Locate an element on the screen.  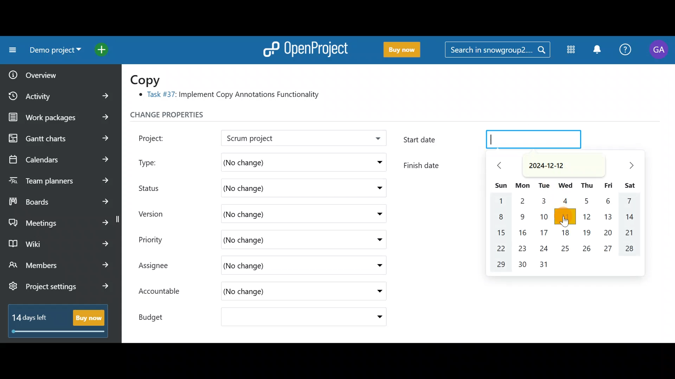
Priority is located at coordinates (158, 239).